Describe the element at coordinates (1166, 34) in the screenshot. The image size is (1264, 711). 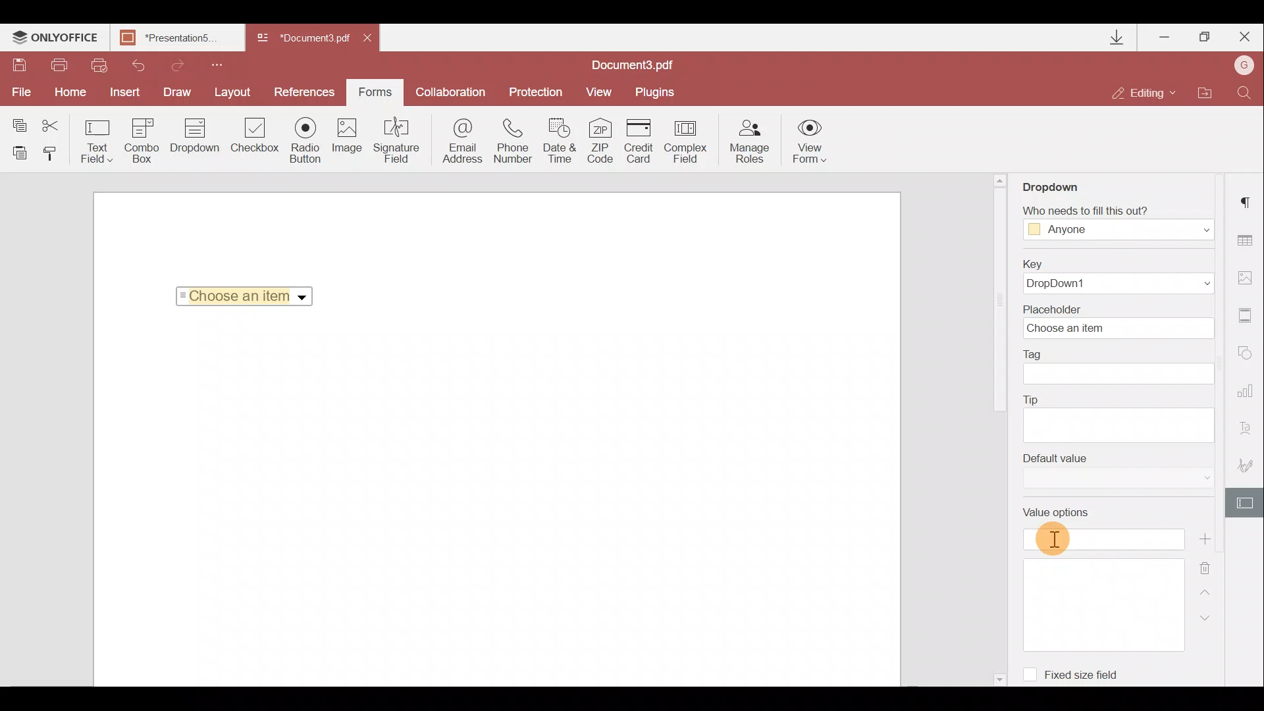
I see `Minimize` at that location.